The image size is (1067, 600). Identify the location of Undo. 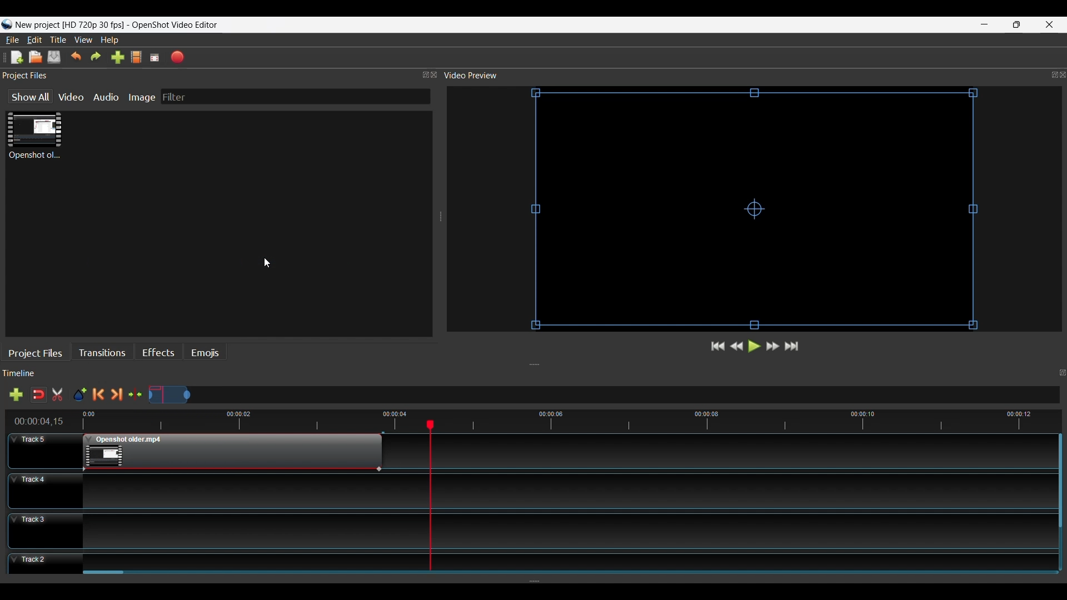
(76, 57).